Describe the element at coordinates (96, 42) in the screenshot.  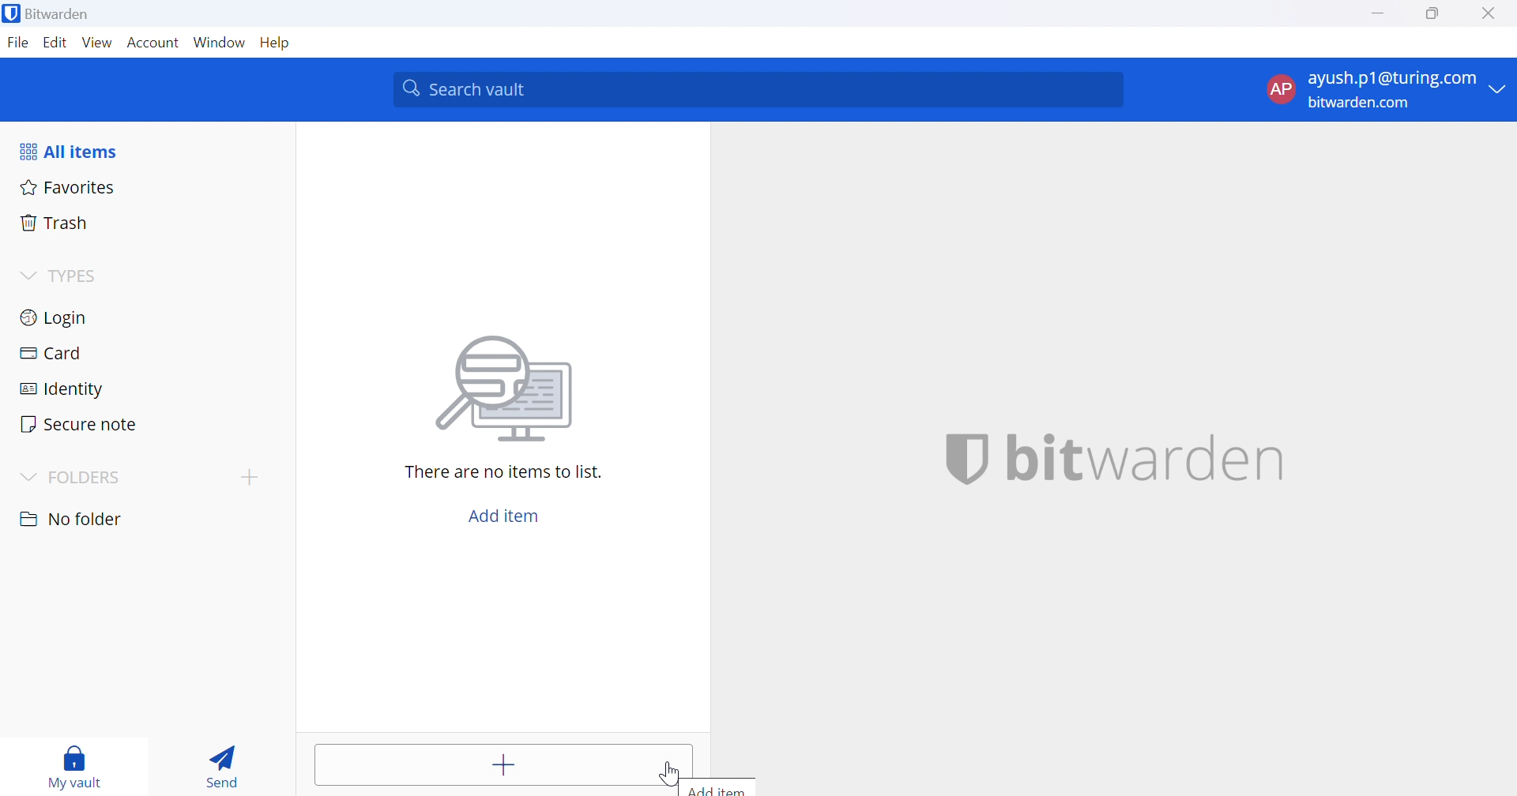
I see `View` at that location.